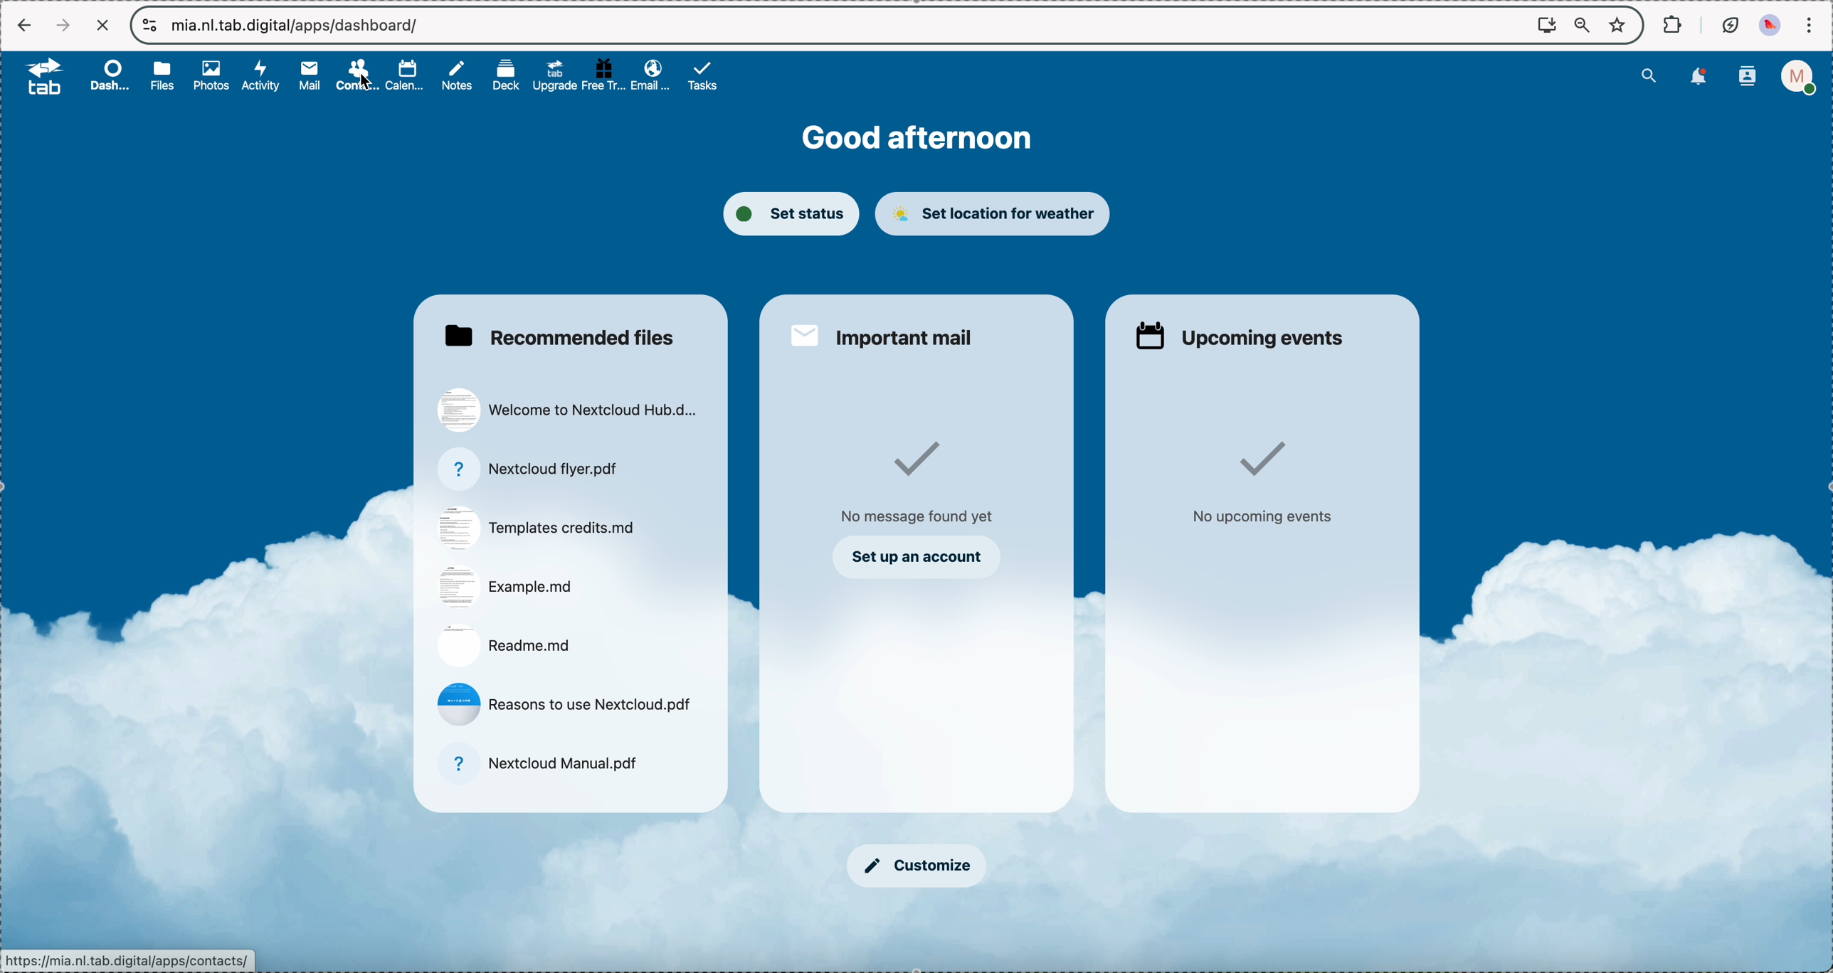 This screenshot has height=973, width=1833. Describe the element at coordinates (1797, 77) in the screenshot. I see `profile` at that location.